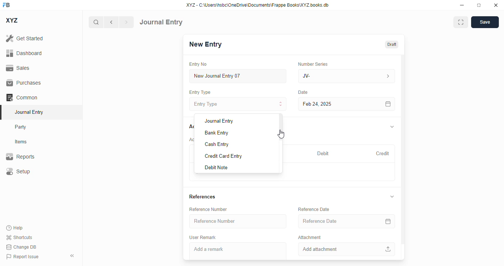 The width and height of the screenshot is (504, 266). I want to click on debit, so click(323, 153).